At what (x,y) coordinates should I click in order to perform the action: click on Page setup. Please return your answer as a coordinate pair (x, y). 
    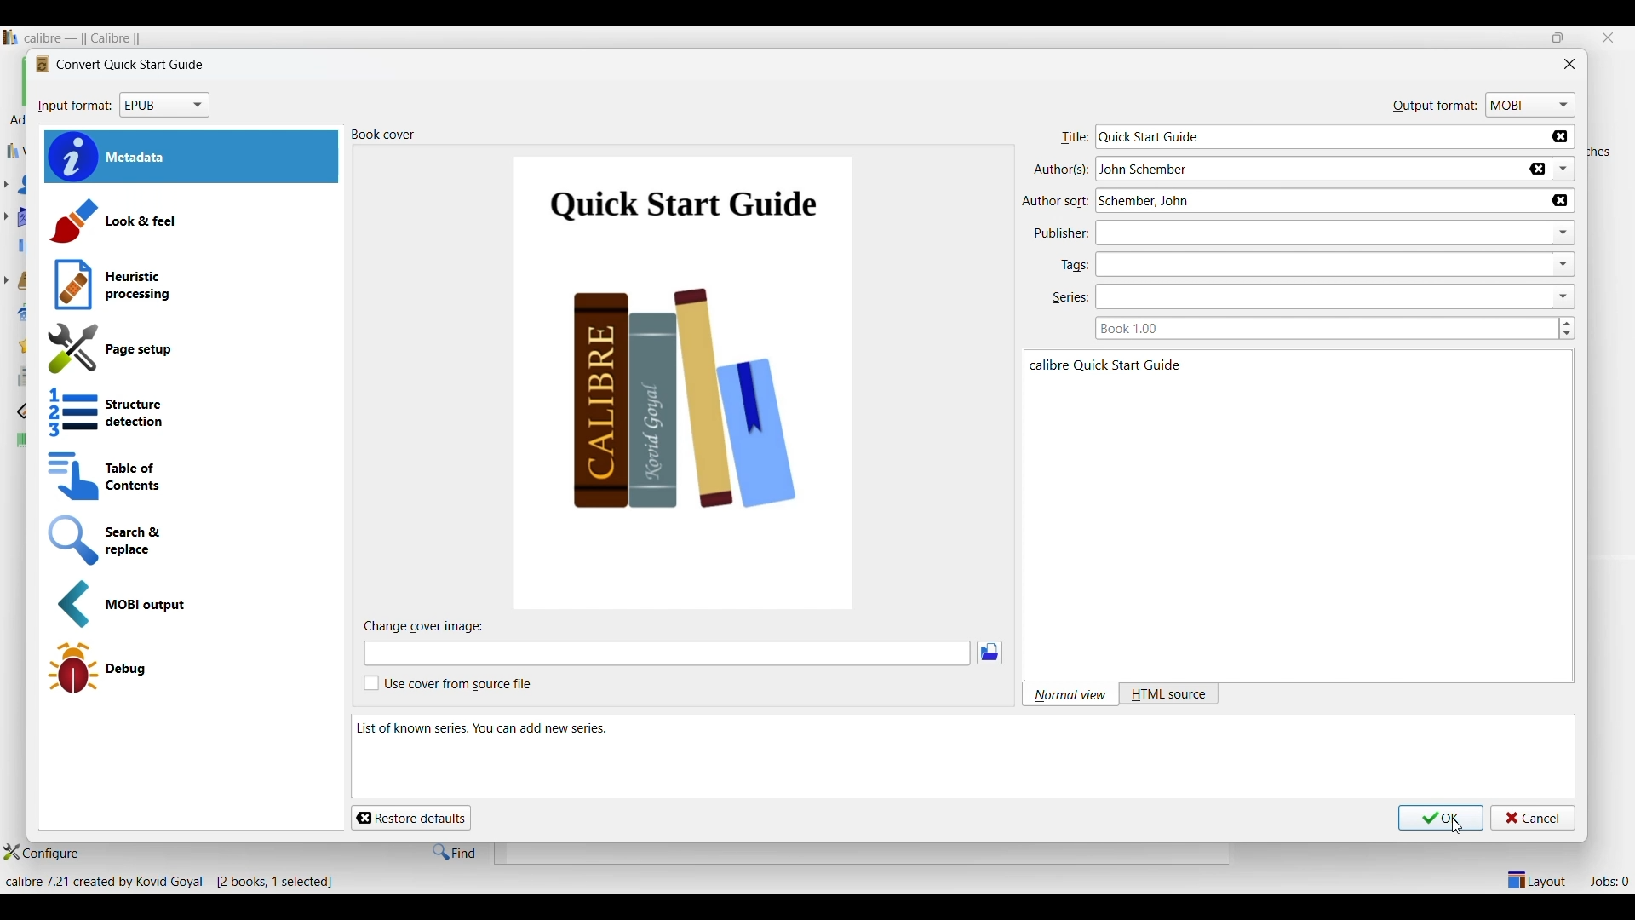
    Looking at the image, I should click on (188, 349).